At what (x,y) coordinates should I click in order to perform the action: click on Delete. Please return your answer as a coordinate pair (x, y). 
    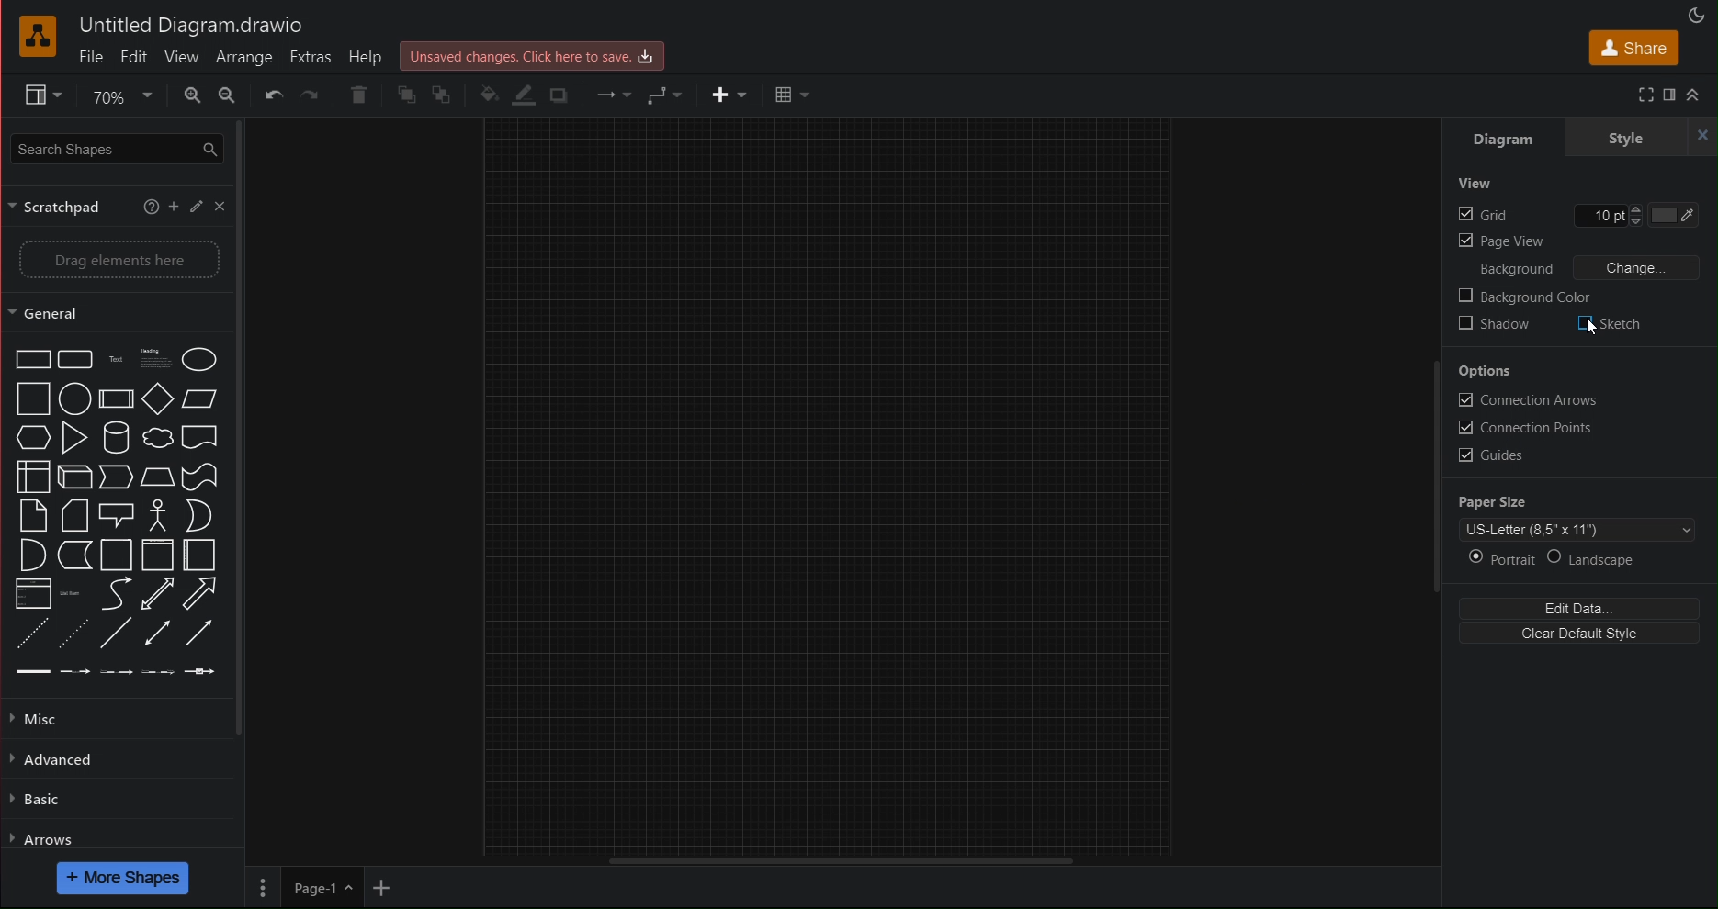
    Looking at the image, I should click on (358, 95).